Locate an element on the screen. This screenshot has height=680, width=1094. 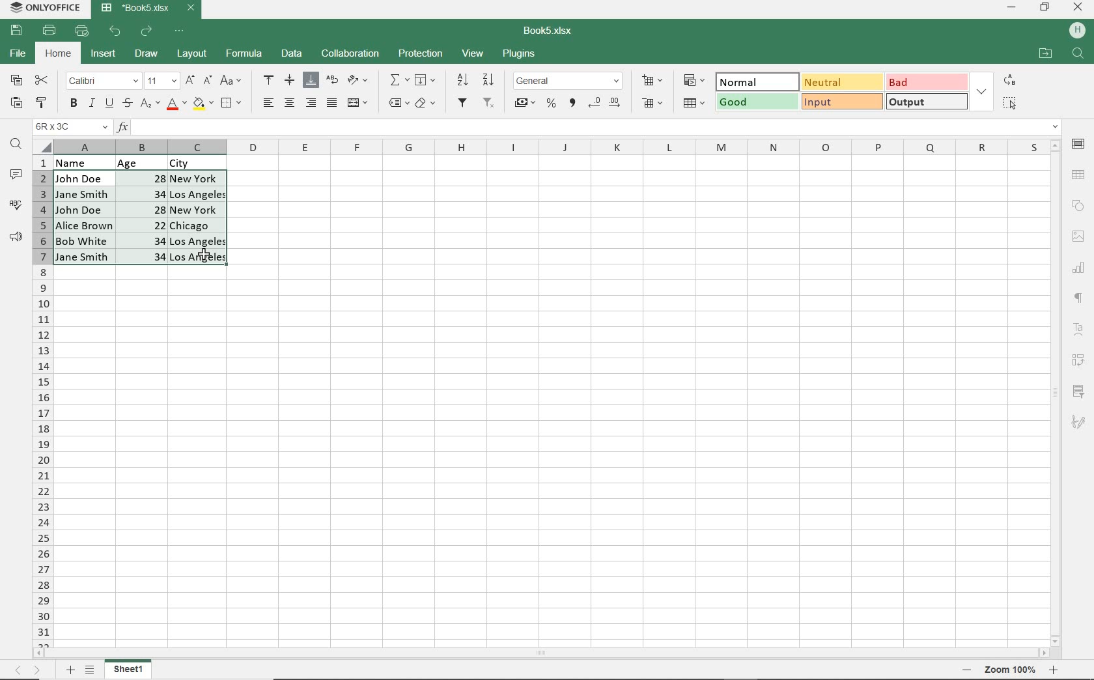
INPUT is located at coordinates (841, 102).